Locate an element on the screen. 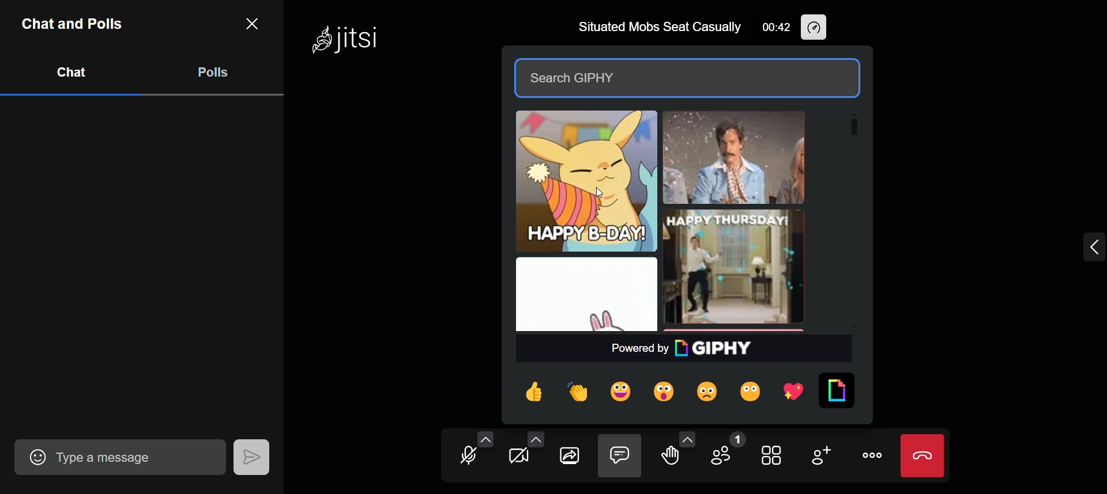  heart reaction is located at coordinates (792, 392).